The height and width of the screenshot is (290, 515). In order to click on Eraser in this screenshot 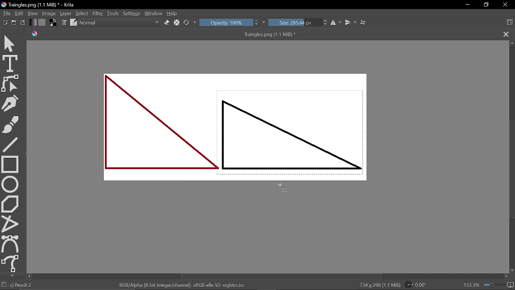, I will do `click(167, 23)`.